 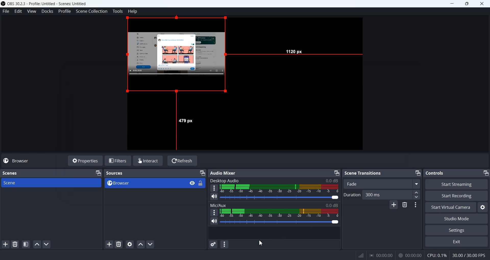 What do you see at coordinates (36, 244) in the screenshot?
I see `Move scene up` at bounding box center [36, 244].